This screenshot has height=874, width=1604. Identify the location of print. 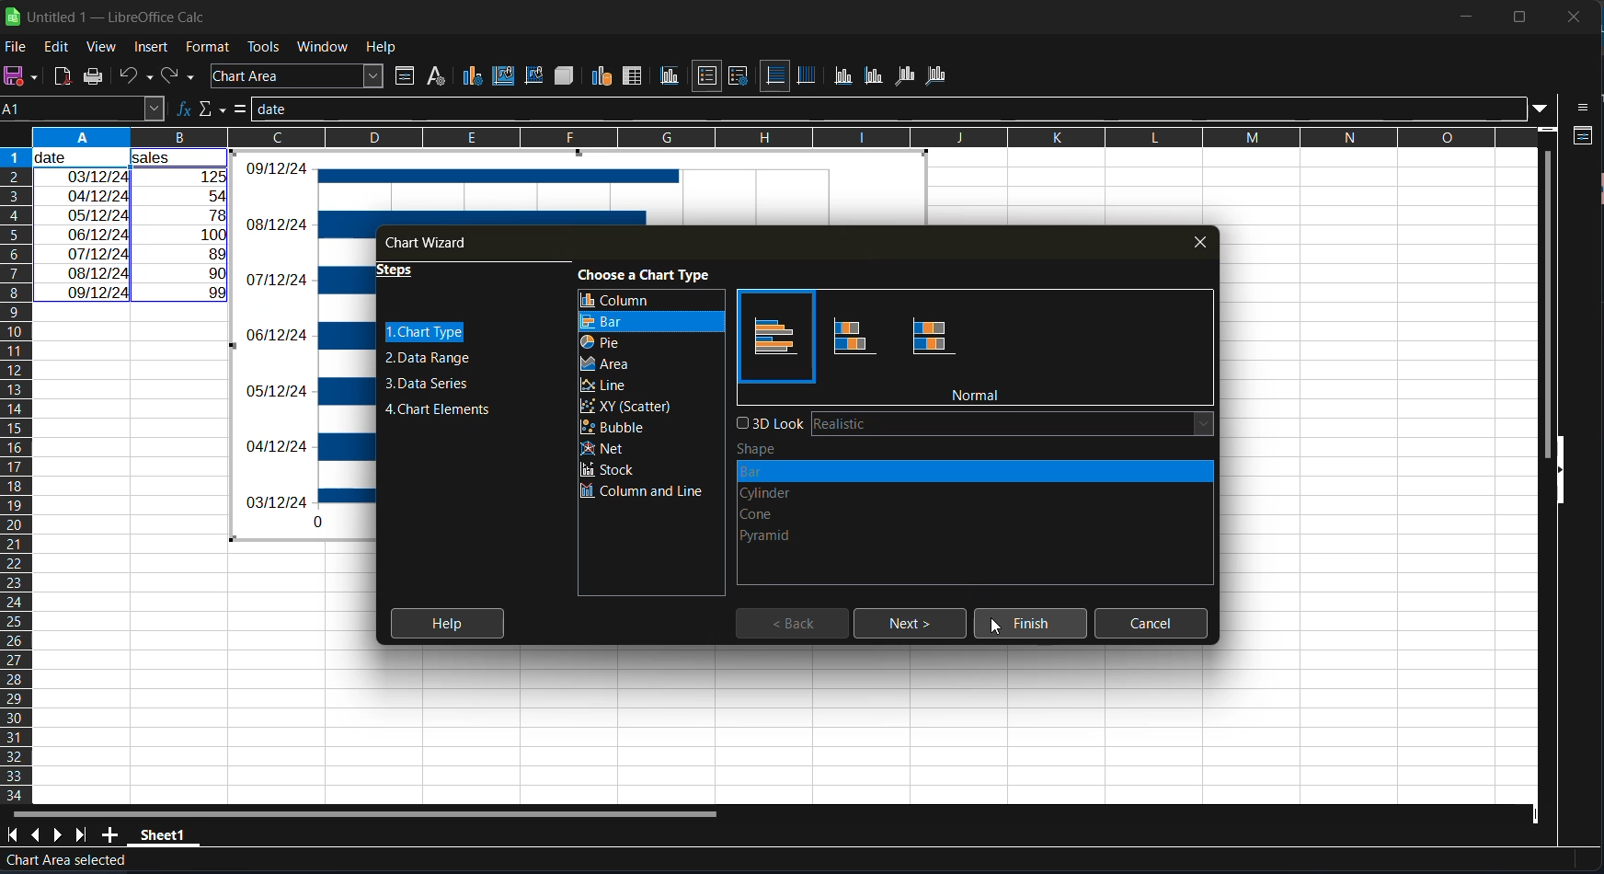
(100, 77).